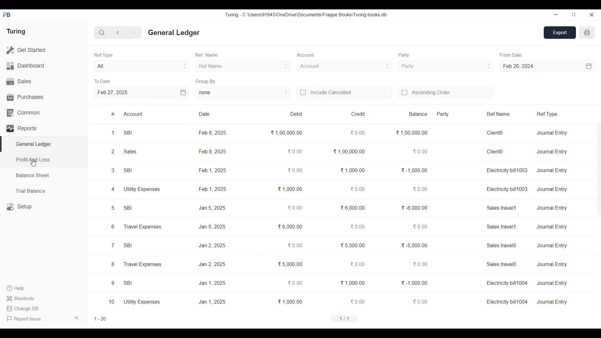 This screenshot has height=338, width=601. What do you see at coordinates (44, 97) in the screenshot?
I see `Purchases` at bounding box center [44, 97].